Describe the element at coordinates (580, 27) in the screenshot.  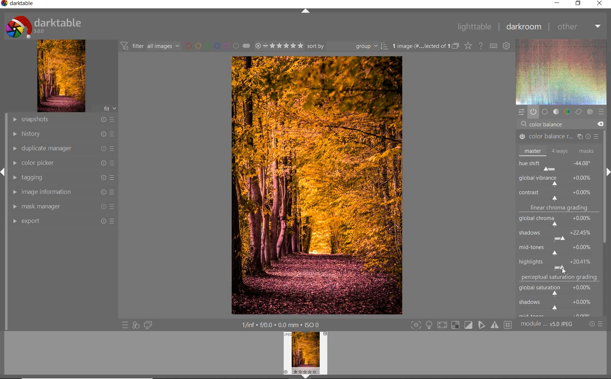
I see `other` at that location.